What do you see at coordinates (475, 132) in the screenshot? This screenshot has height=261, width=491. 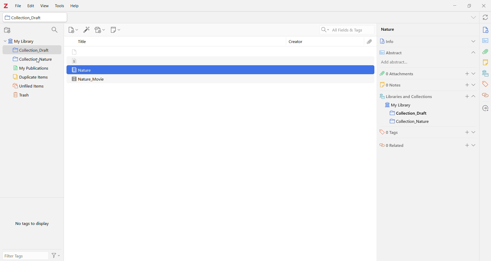 I see `Expand Section` at bounding box center [475, 132].